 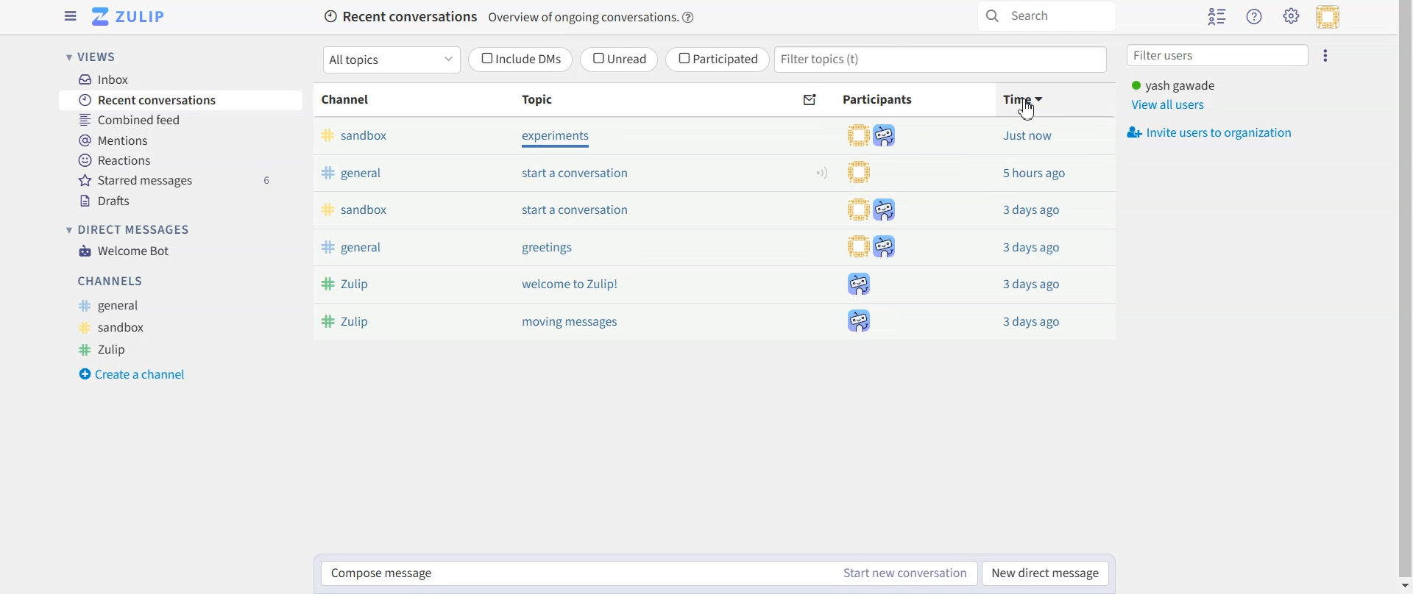 What do you see at coordinates (107, 350) in the screenshot?
I see `Zulip` at bounding box center [107, 350].